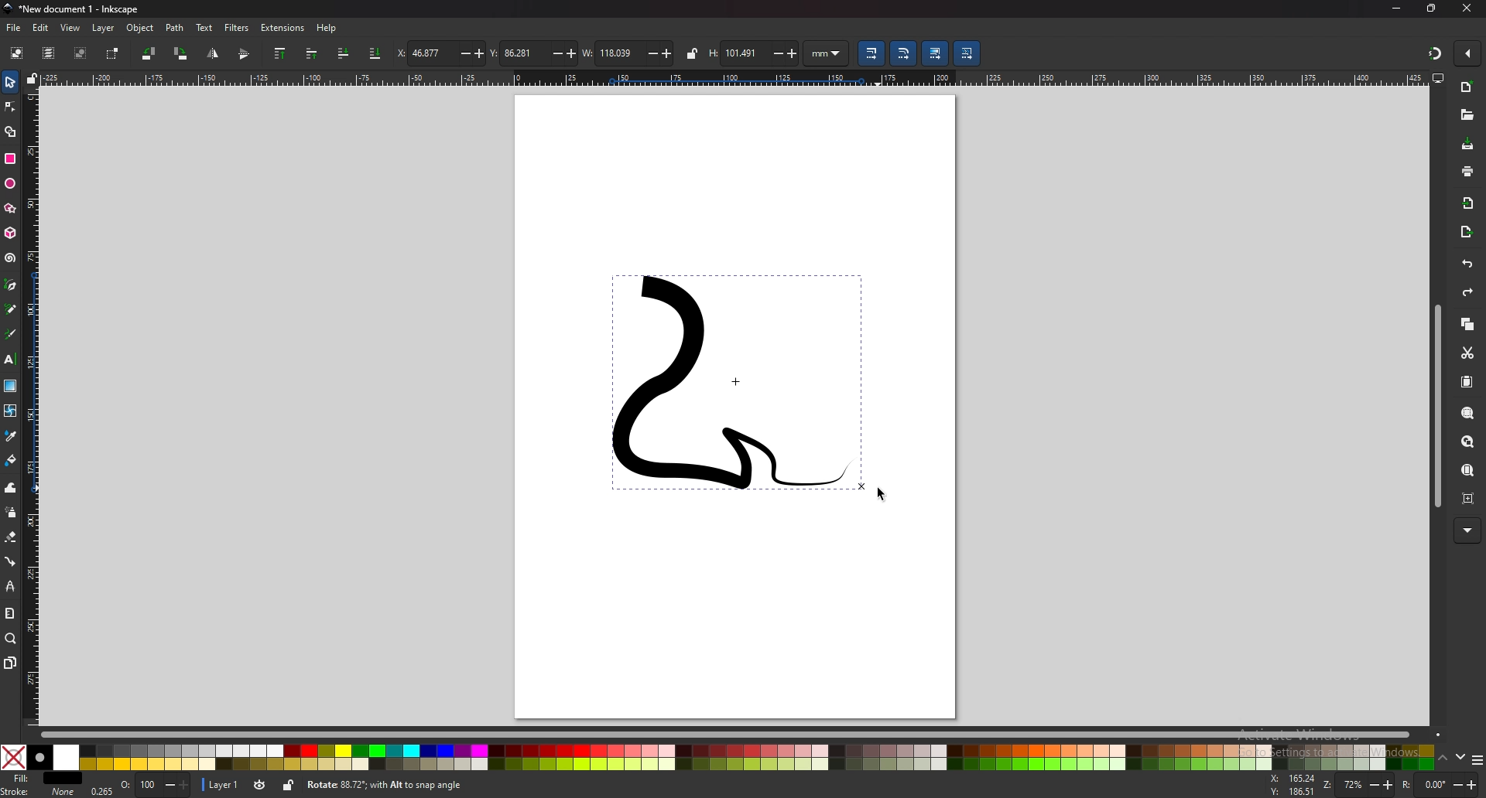  Describe the element at coordinates (10, 258) in the screenshot. I see `spiral` at that location.